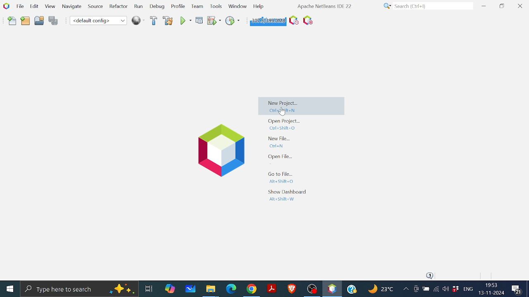  I want to click on File, so click(19, 6).